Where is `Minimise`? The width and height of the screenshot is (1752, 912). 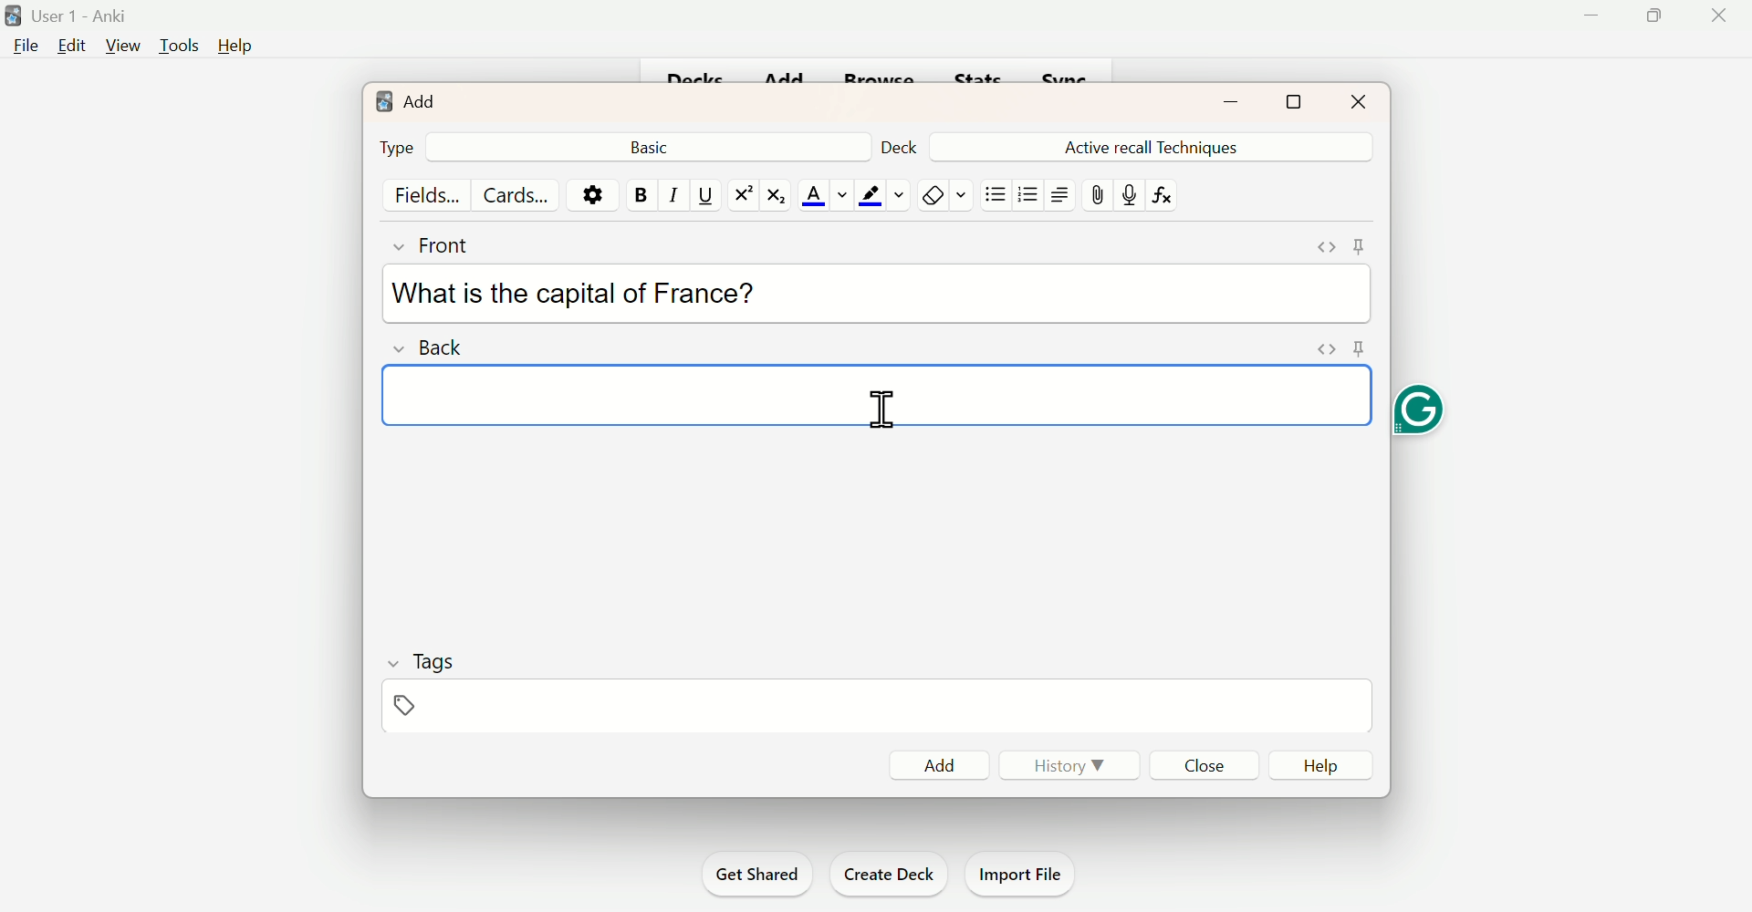
Minimise is located at coordinates (1591, 17).